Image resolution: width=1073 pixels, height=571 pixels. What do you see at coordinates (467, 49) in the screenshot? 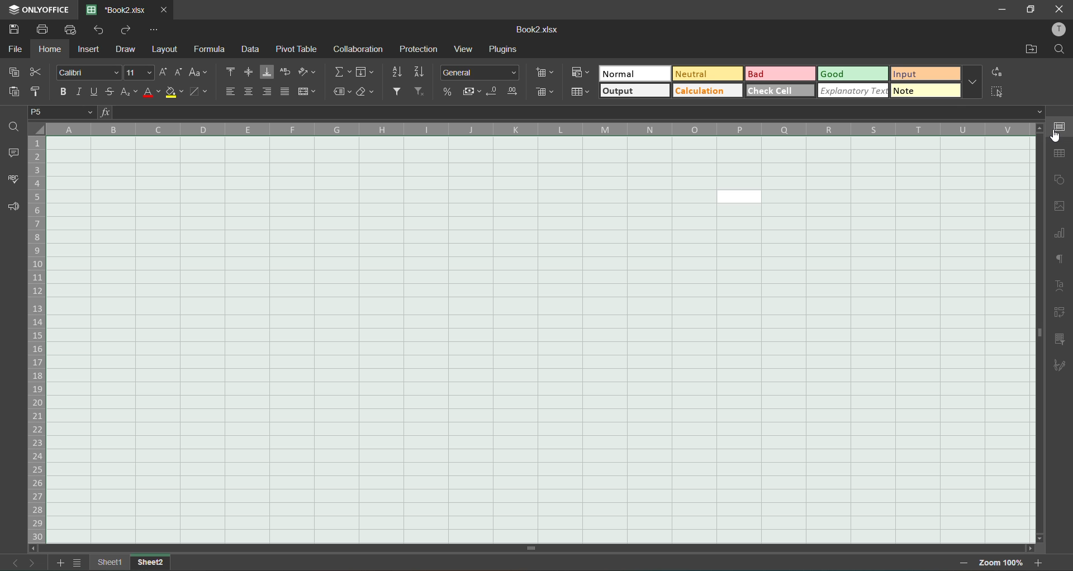
I see `view` at bounding box center [467, 49].